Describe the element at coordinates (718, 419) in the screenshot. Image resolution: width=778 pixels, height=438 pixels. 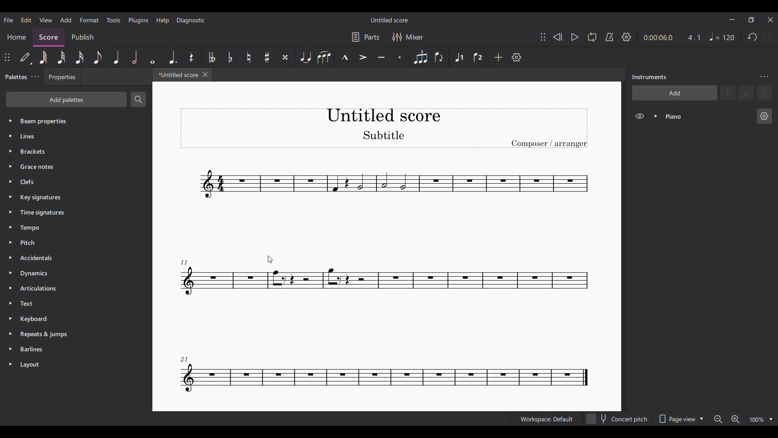
I see `Zoom out` at that location.